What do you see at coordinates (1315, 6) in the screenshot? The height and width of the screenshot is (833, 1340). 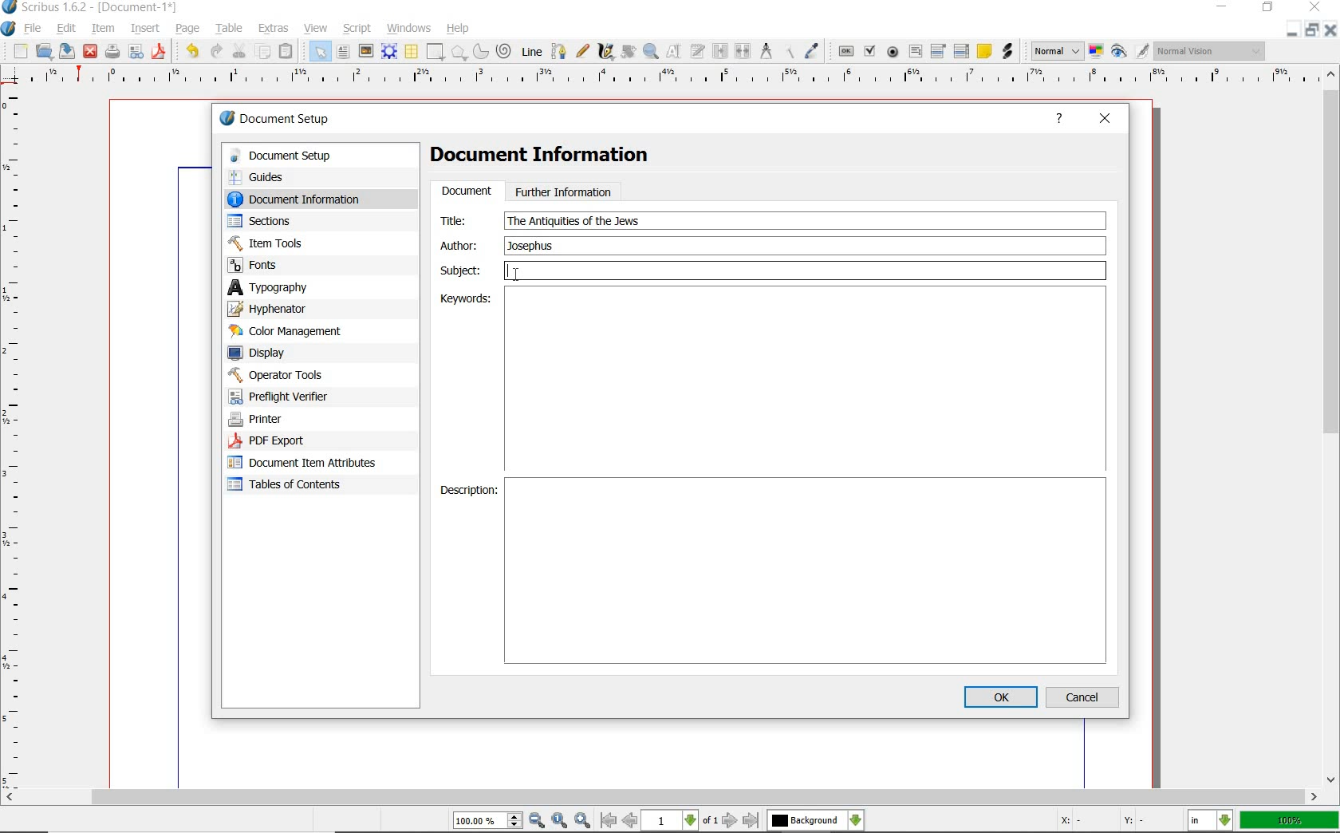 I see `close` at bounding box center [1315, 6].